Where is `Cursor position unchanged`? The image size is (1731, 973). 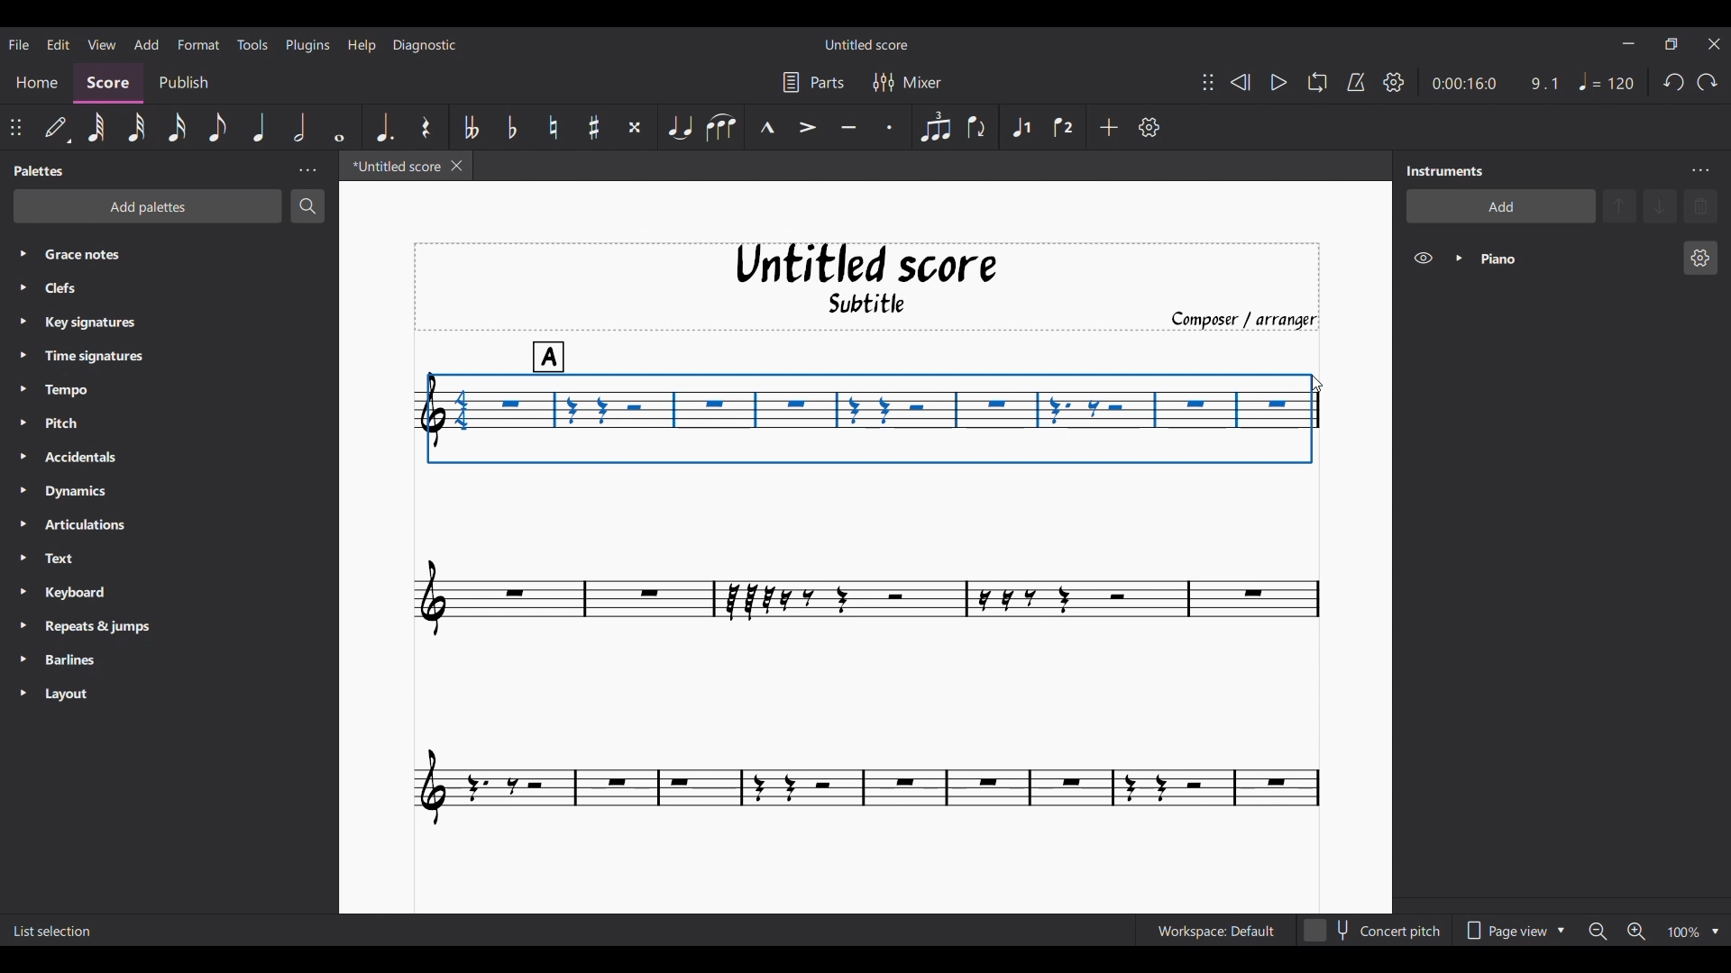 Cursor position unchanged is located at coordinates (1315, 379).